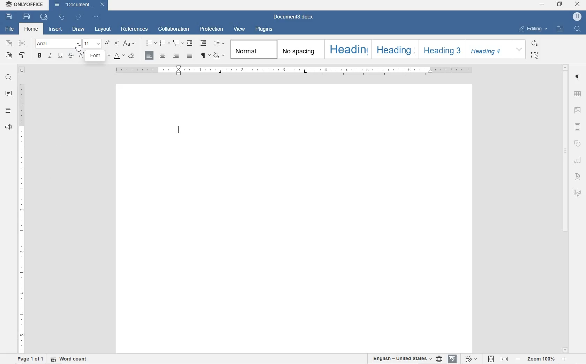 The image size is (586, 364). What do you see at coordinates (103, 29) in the screenshot?
I see `LAYOUT` at bounding box center [103, 29].